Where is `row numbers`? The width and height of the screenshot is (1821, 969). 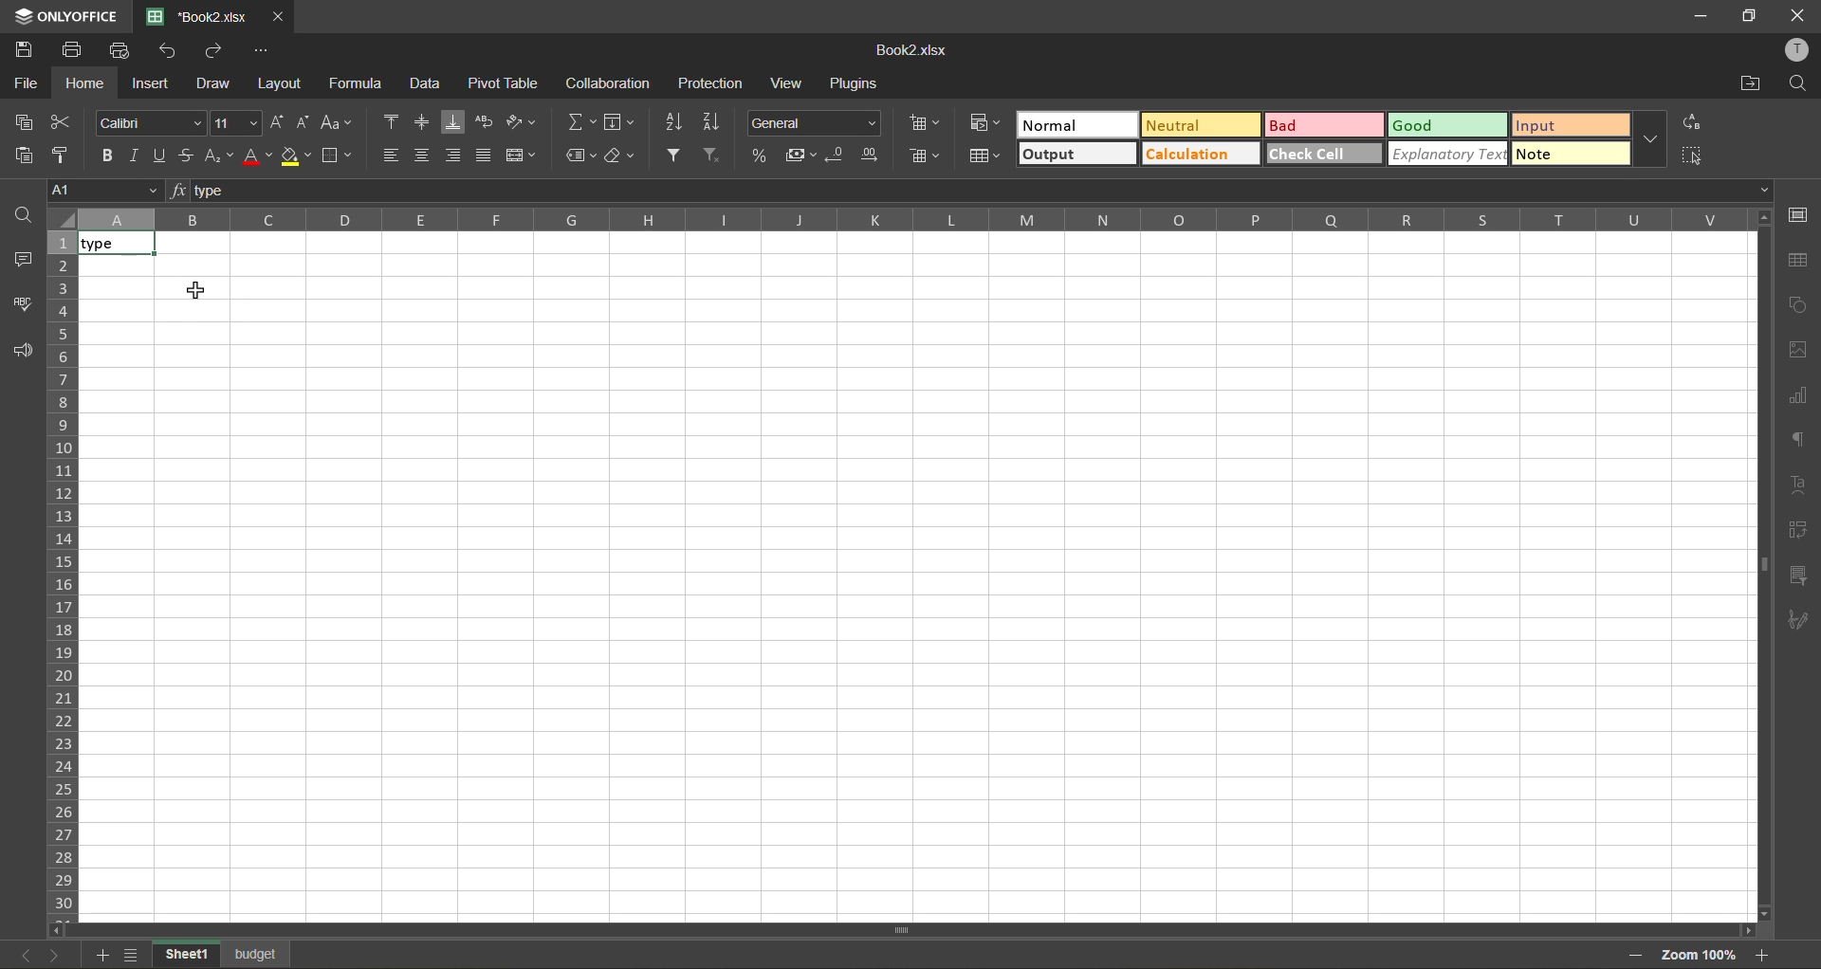 row numbers is located at coordinates (63, 576).